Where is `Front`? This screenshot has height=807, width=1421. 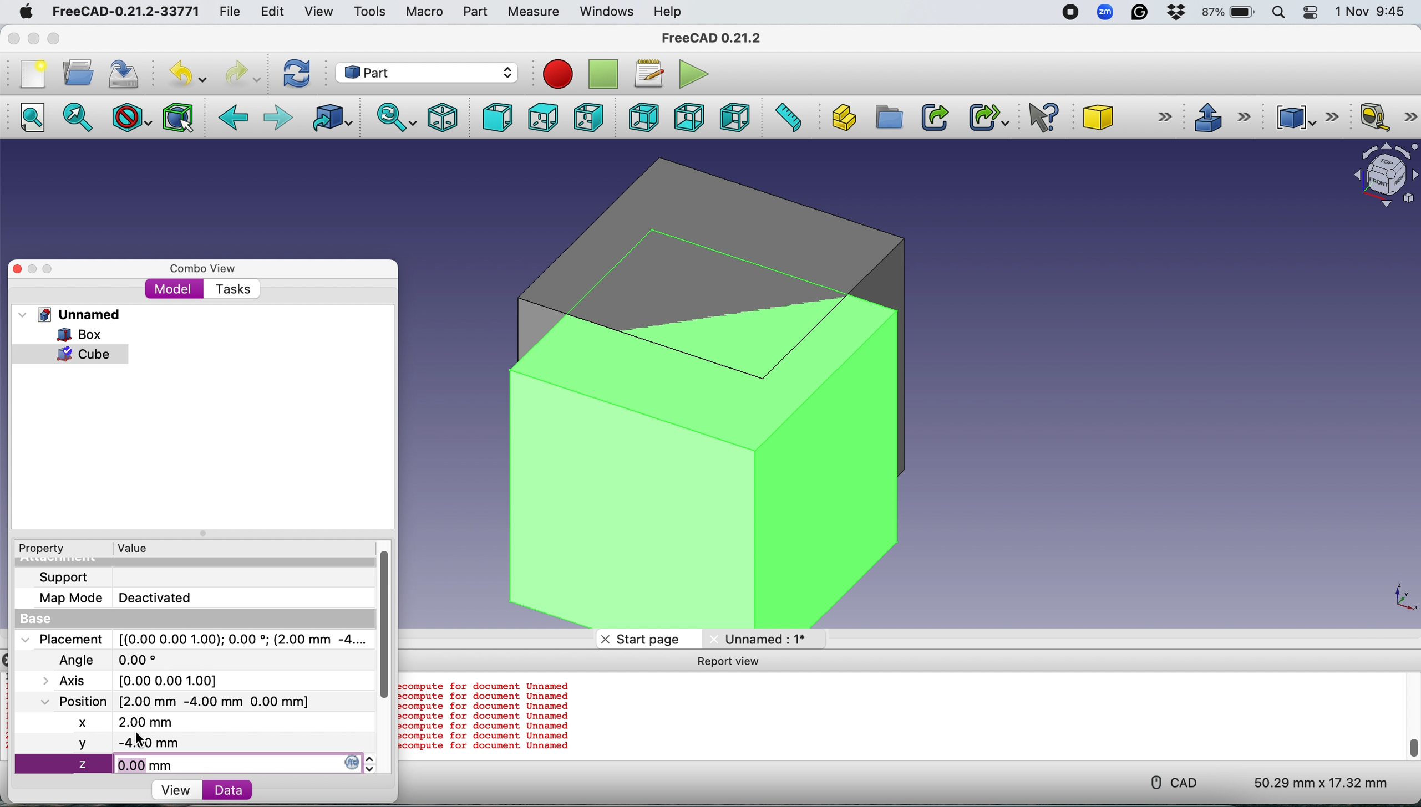 Front is located at coordinates (494, 118).